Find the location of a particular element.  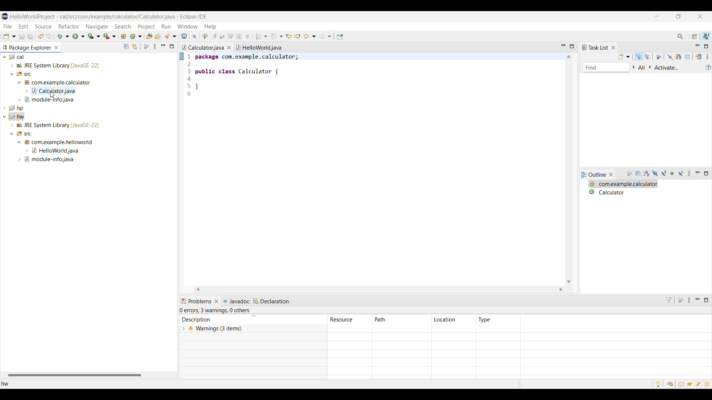

What's new is located at coordinates (708, 385).